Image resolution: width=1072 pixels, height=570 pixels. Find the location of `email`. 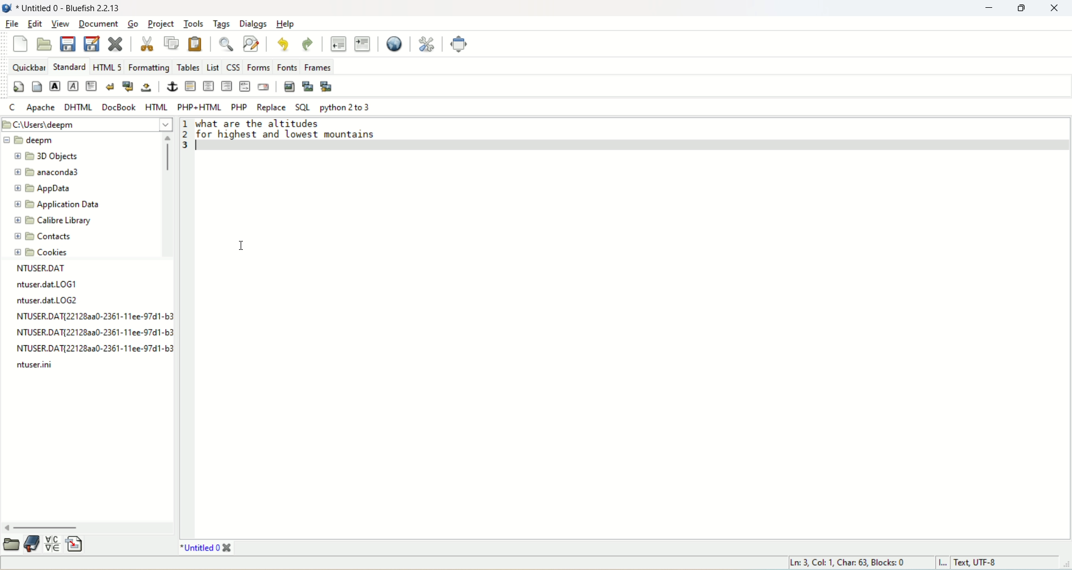

email is located at coordinates (262, 86).